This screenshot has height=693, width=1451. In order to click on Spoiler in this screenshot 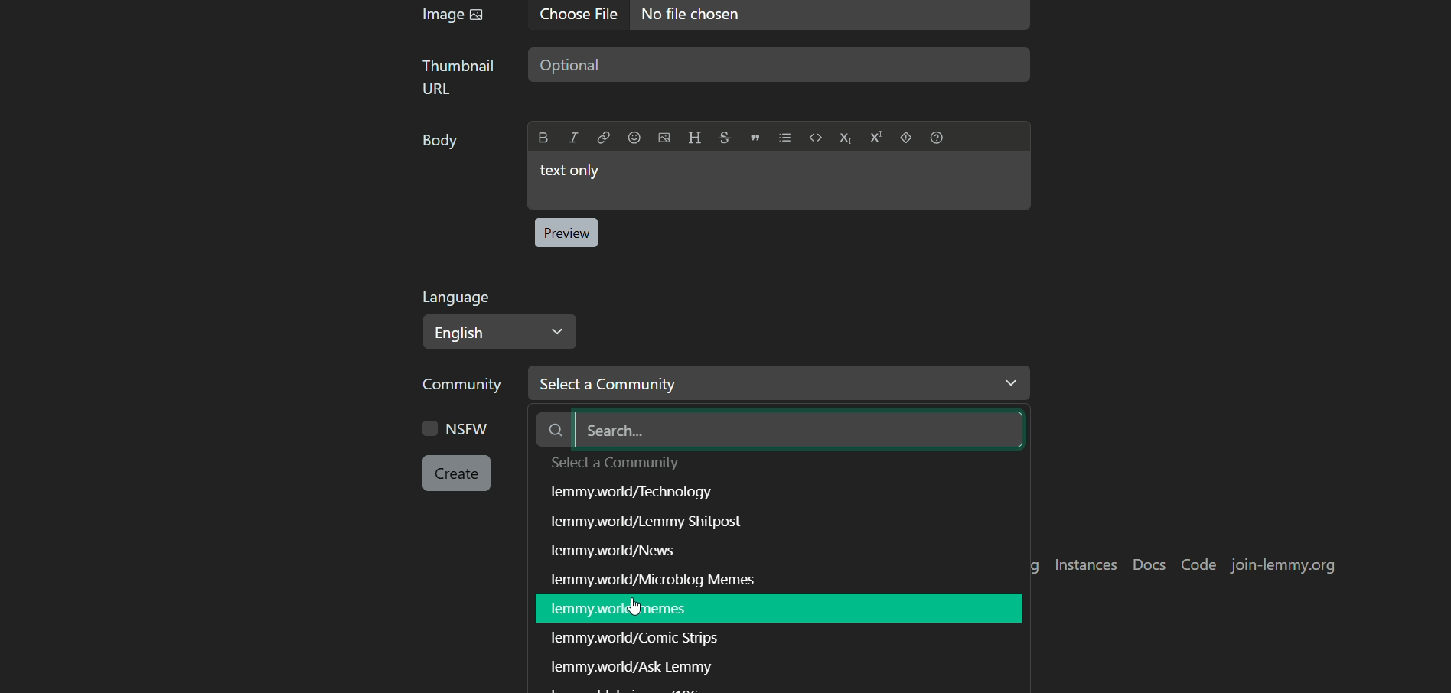, I will do `click(906, 137)`.